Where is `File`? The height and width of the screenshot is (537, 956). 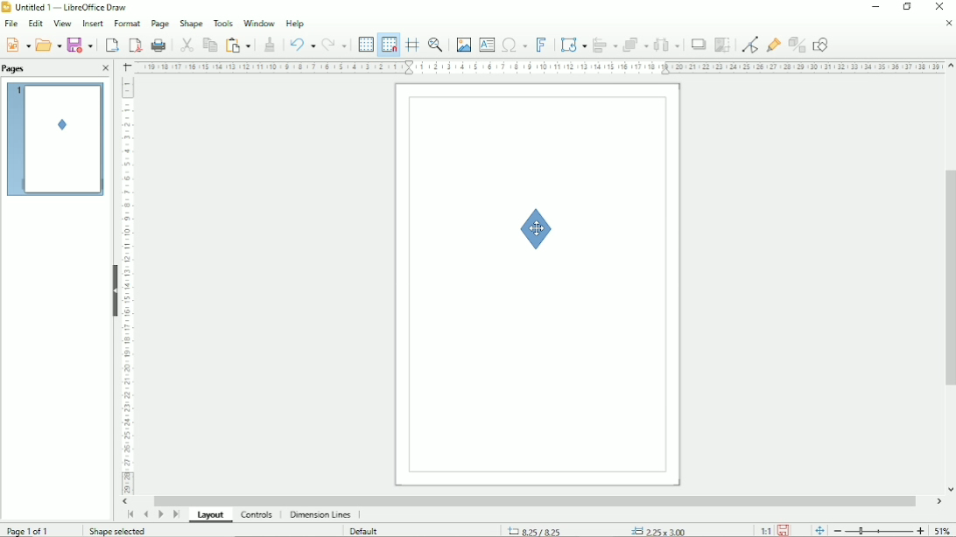
File is located at coordinates (11, 24).